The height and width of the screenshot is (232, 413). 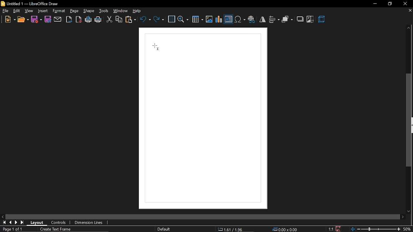 What do you see at coordinates (59, 223) in the screenshot?
I see `controls` at bounding box center [59, 223].